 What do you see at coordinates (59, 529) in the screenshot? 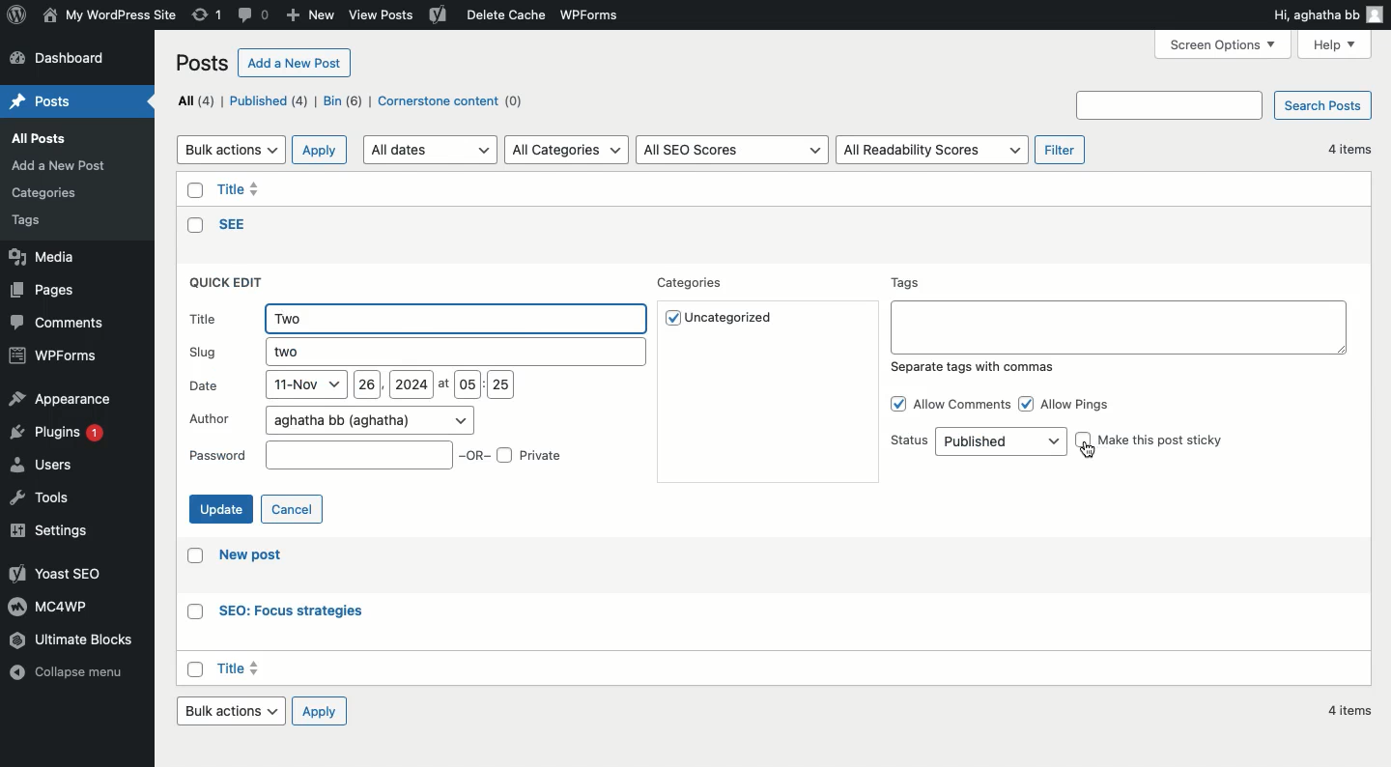
I see `Settings` at bounding box center [59, 529].